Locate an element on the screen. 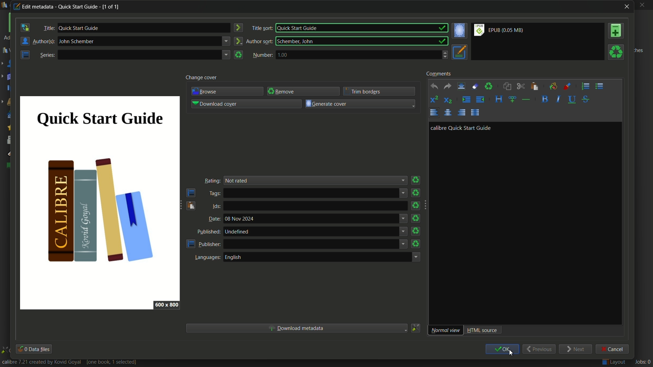  change cover is located at coordinates (201, 77).